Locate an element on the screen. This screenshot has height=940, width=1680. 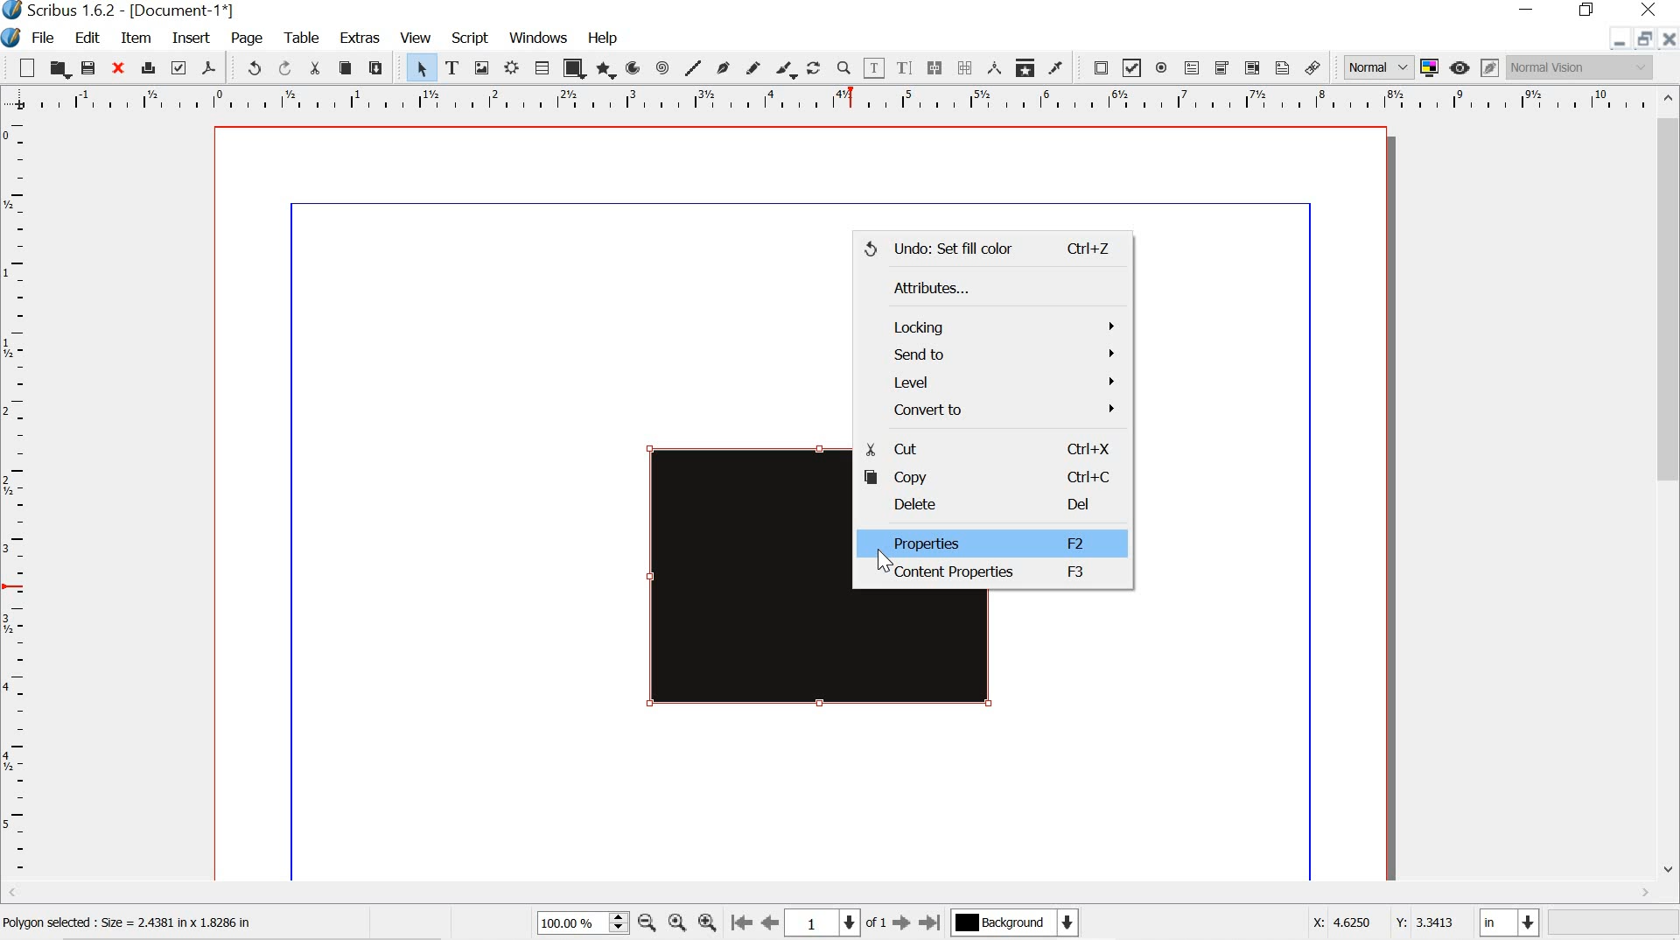
measurements is located at coordinates (993, 67).